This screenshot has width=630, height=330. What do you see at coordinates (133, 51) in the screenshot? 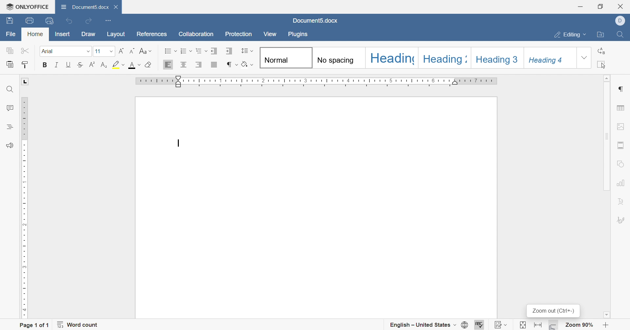
I see `decrement font size` at bounding box center [133, 51].